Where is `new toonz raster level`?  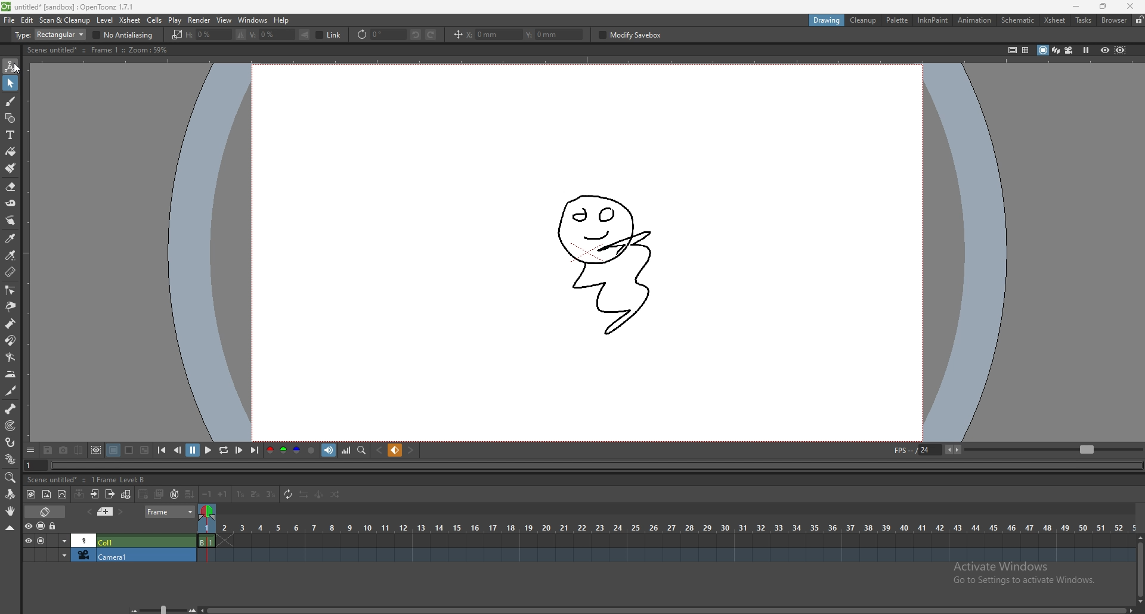
new toonz raster level is located at coordinates (32, 495).